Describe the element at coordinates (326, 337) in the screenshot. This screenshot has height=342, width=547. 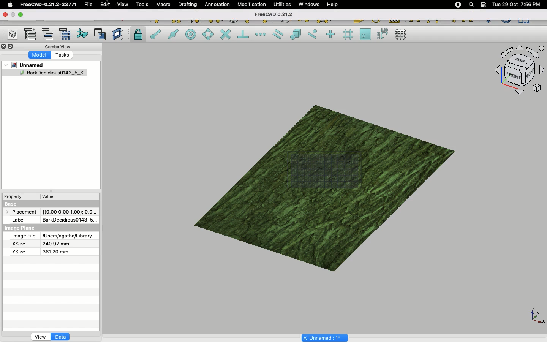
I see `Project name` at that location.